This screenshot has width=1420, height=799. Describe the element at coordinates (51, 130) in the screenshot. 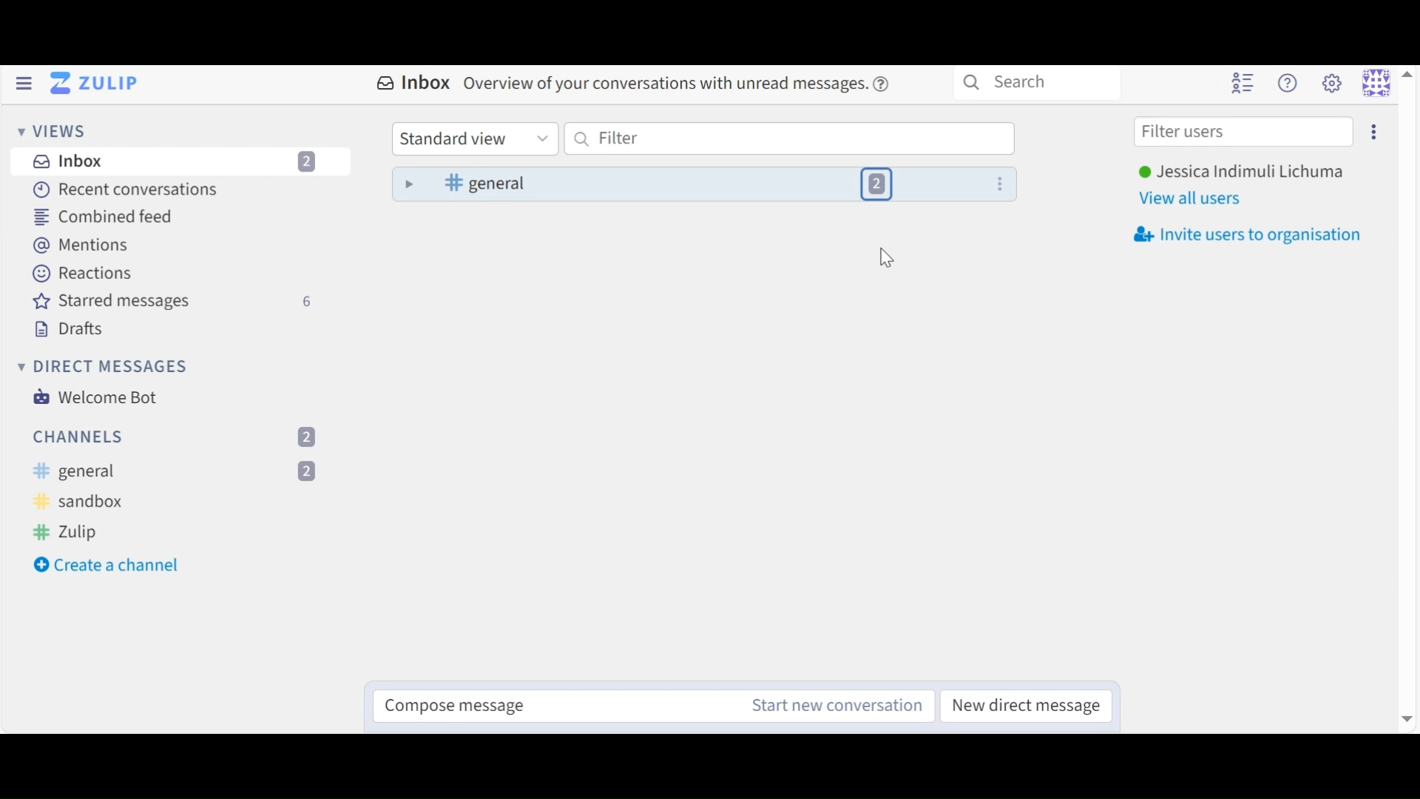

I see `Views` at that location.